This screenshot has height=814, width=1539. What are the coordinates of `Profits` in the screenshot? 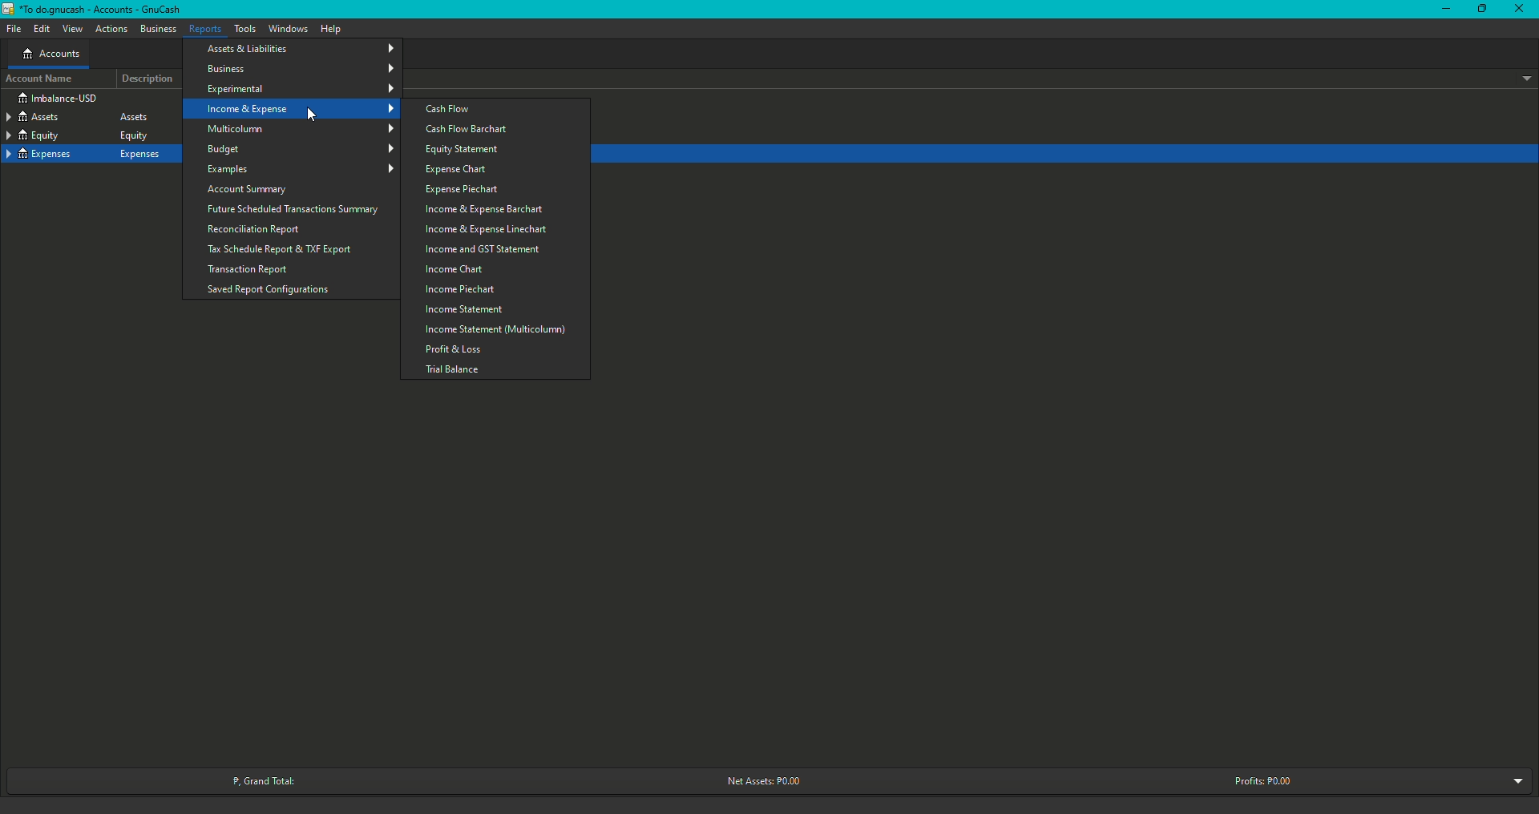 It's located at (1263, 780).